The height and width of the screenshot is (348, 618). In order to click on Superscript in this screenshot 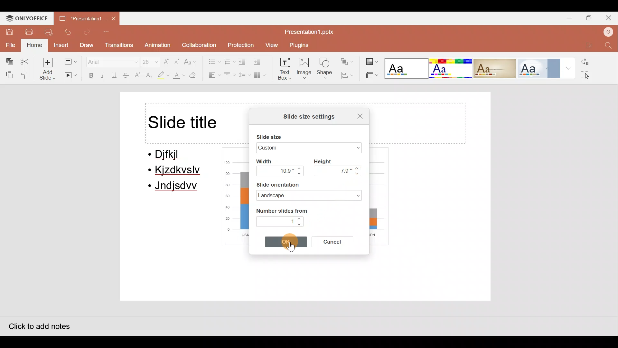, I will do `click(138, 76)`.